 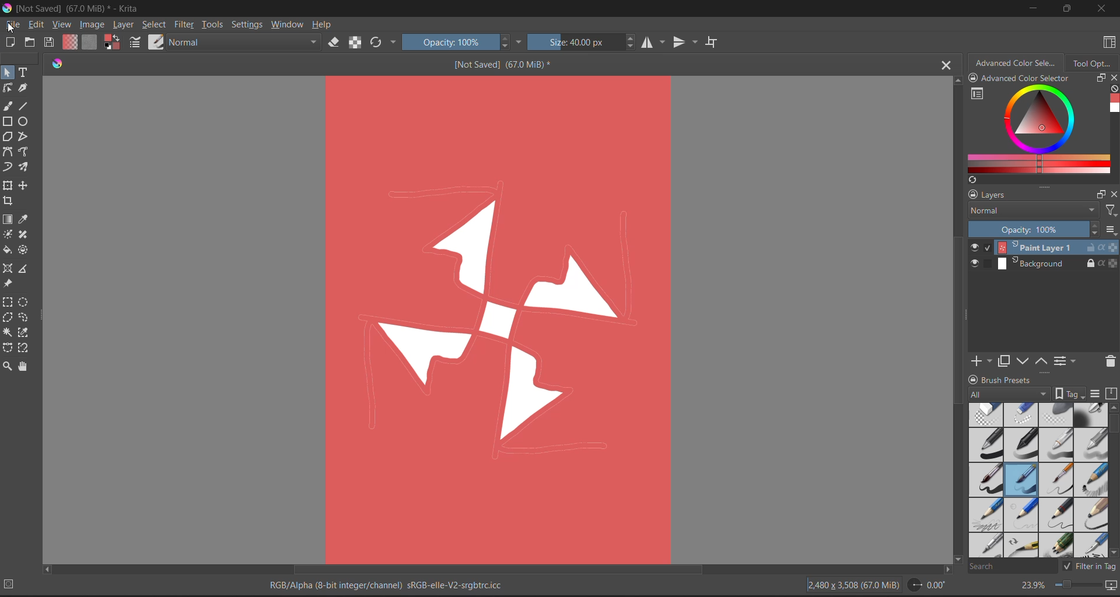 What do you see at coordinates (24, 106) in the screenshot?
I see `tools` at bounding box center [24, 106].